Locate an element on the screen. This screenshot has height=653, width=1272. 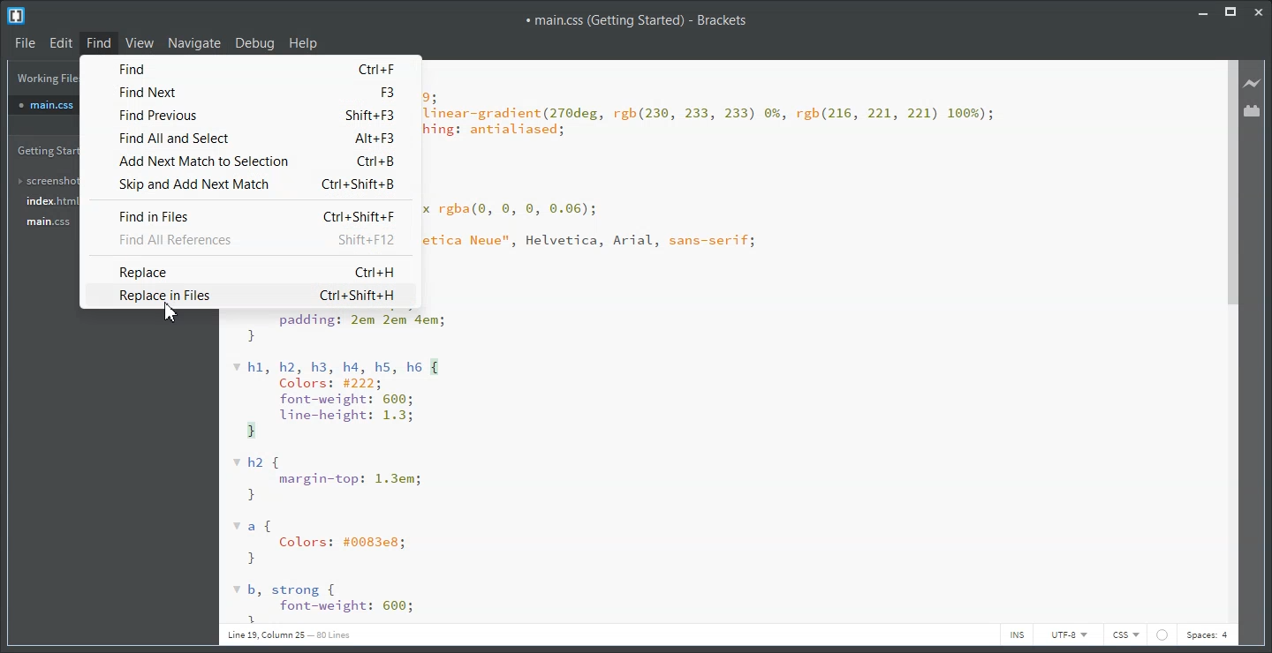
cursor is located at coordinates (178, 313).